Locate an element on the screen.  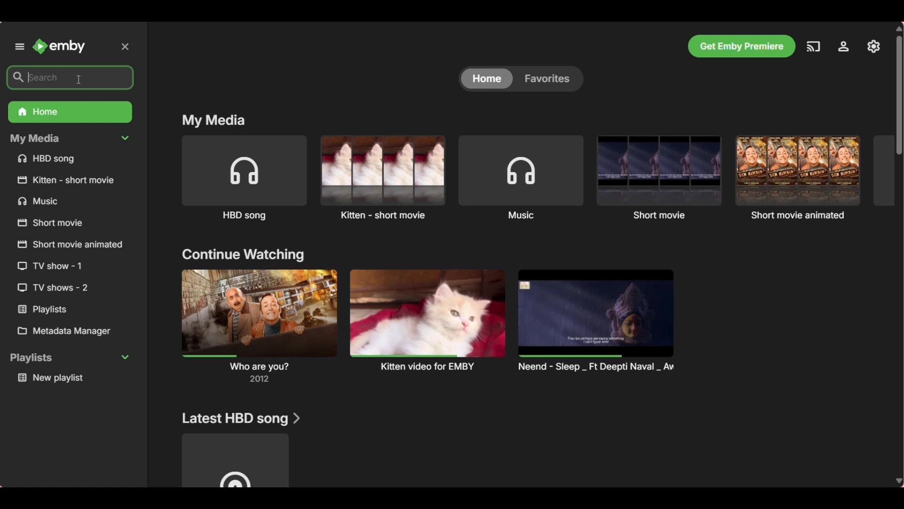
 is located at coordinates (70, 179).